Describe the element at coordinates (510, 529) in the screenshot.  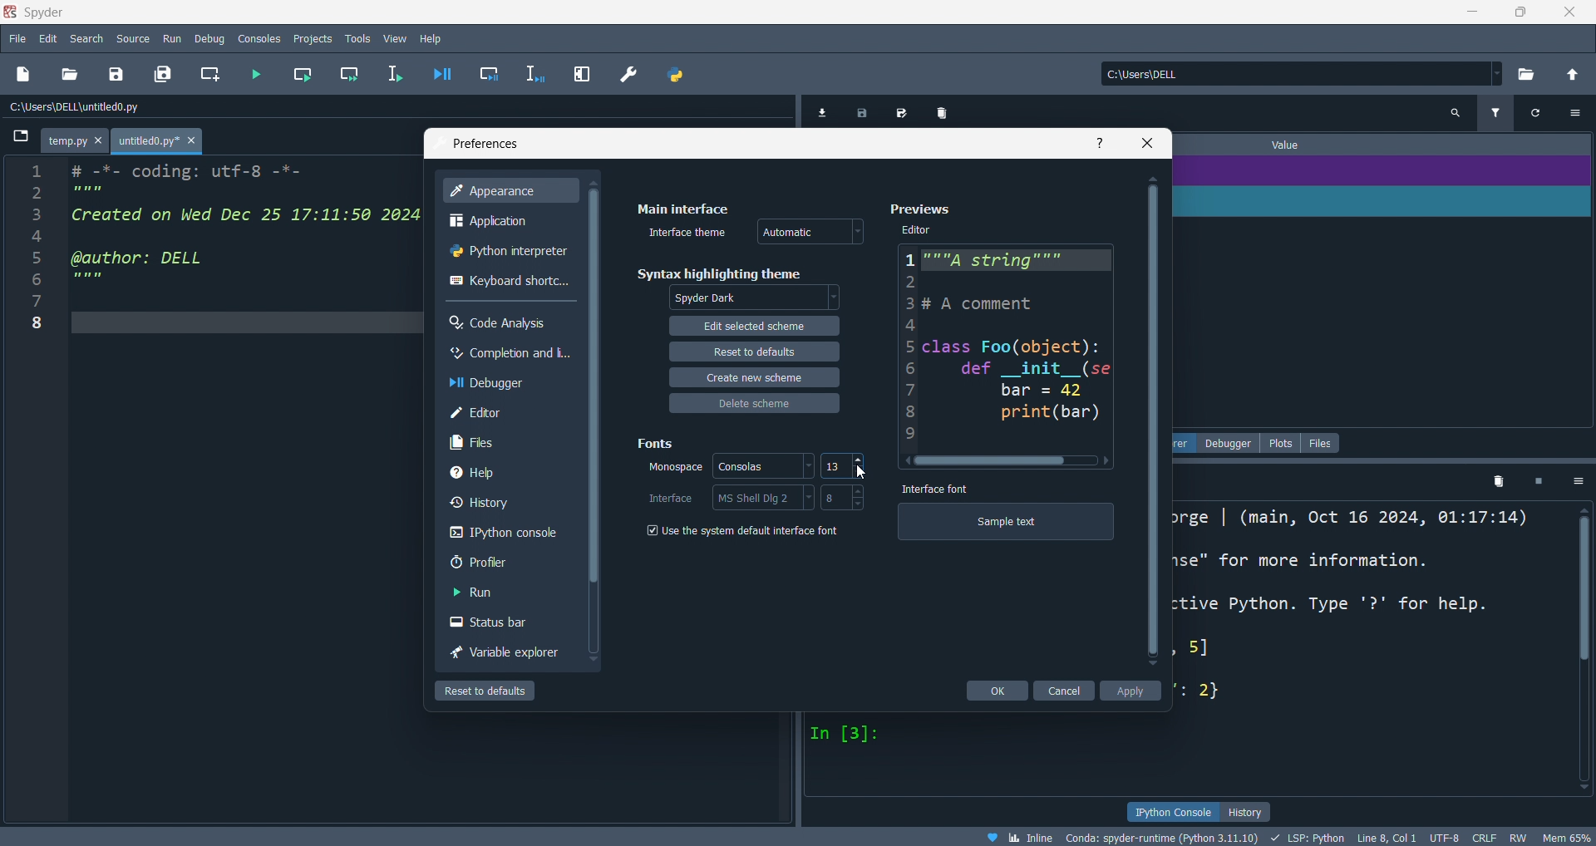
I see `console` at that location.